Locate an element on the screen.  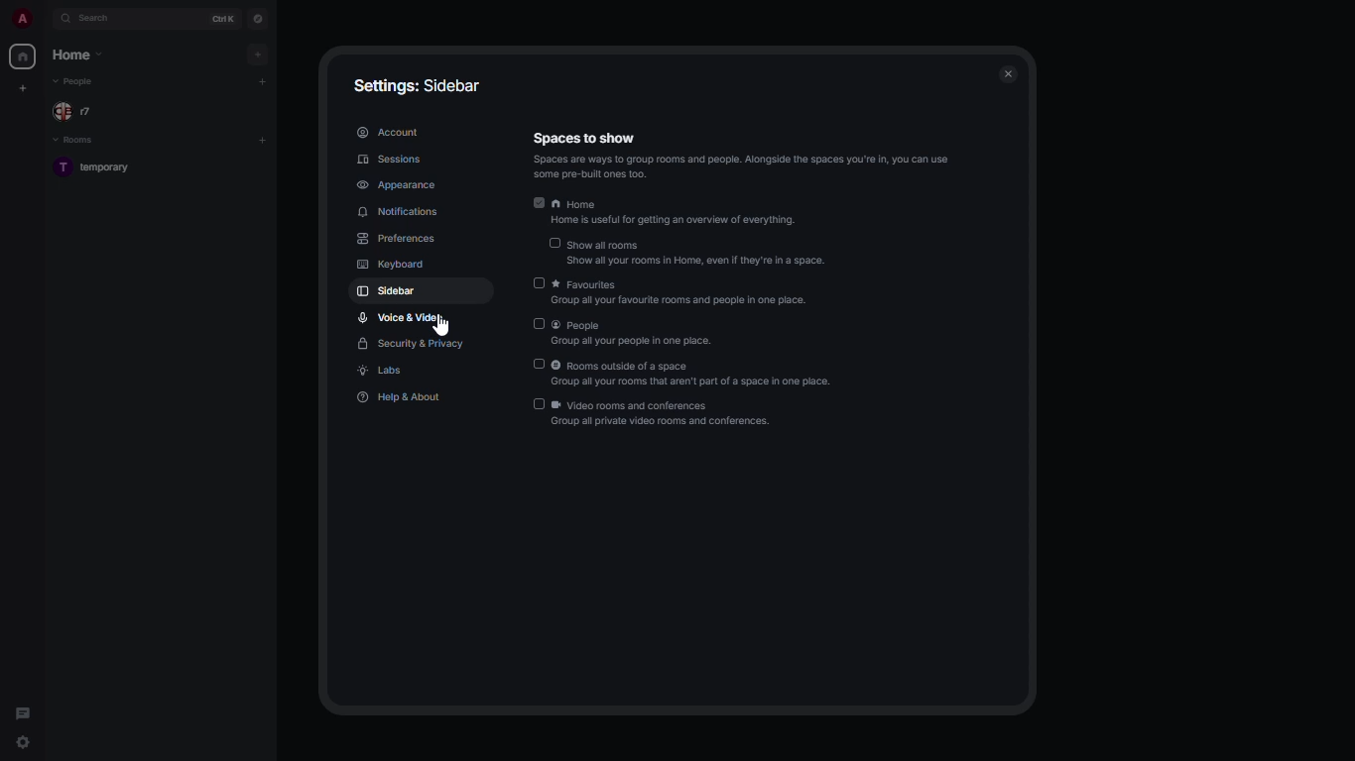
enabled is located at coordinates (539, 203).